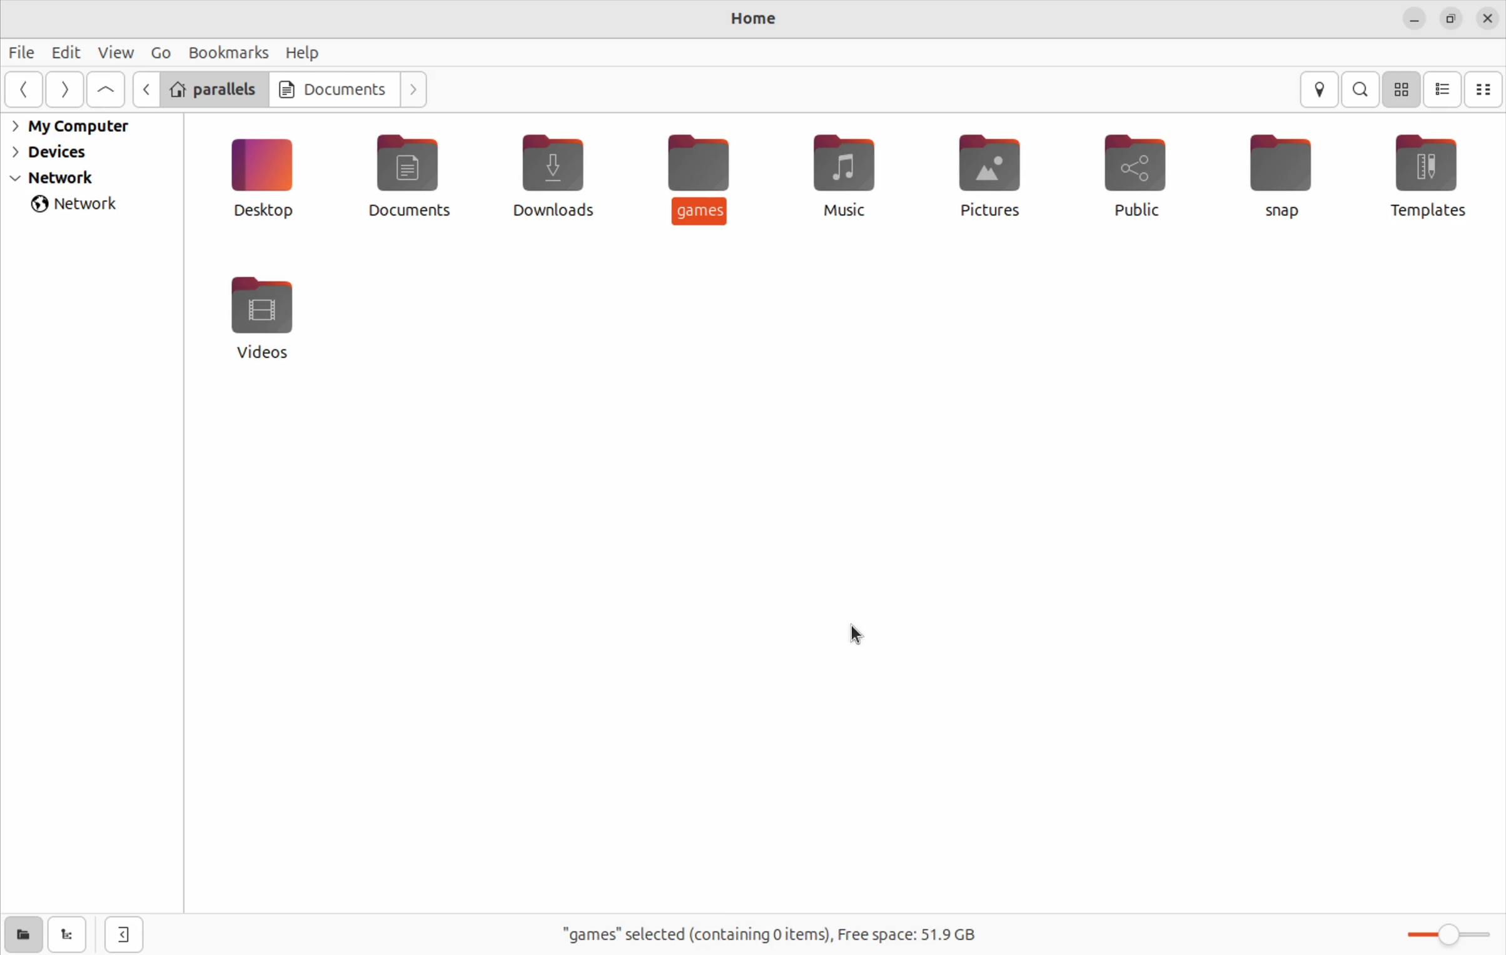 This screenshot has height=955, width=1506. Describe the element at coordinates (1141, 176) in the screenshot. I see `public` at that location.